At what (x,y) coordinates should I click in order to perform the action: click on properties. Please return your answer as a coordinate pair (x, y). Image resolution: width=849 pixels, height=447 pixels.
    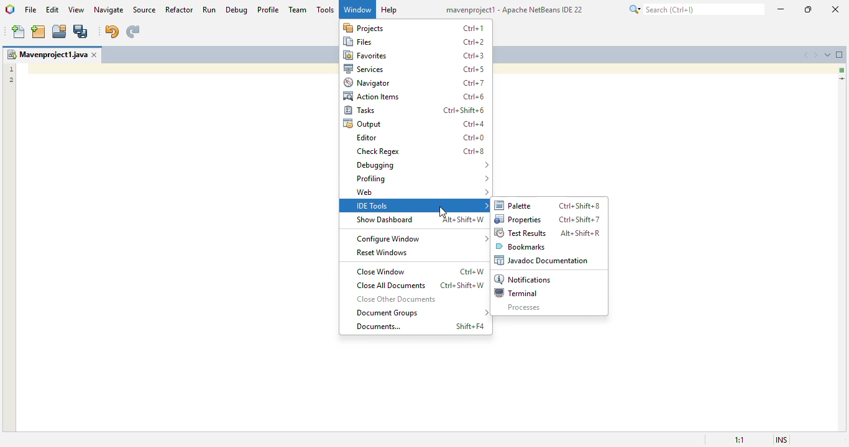
    Looking at the image, I should click on (518, 219).